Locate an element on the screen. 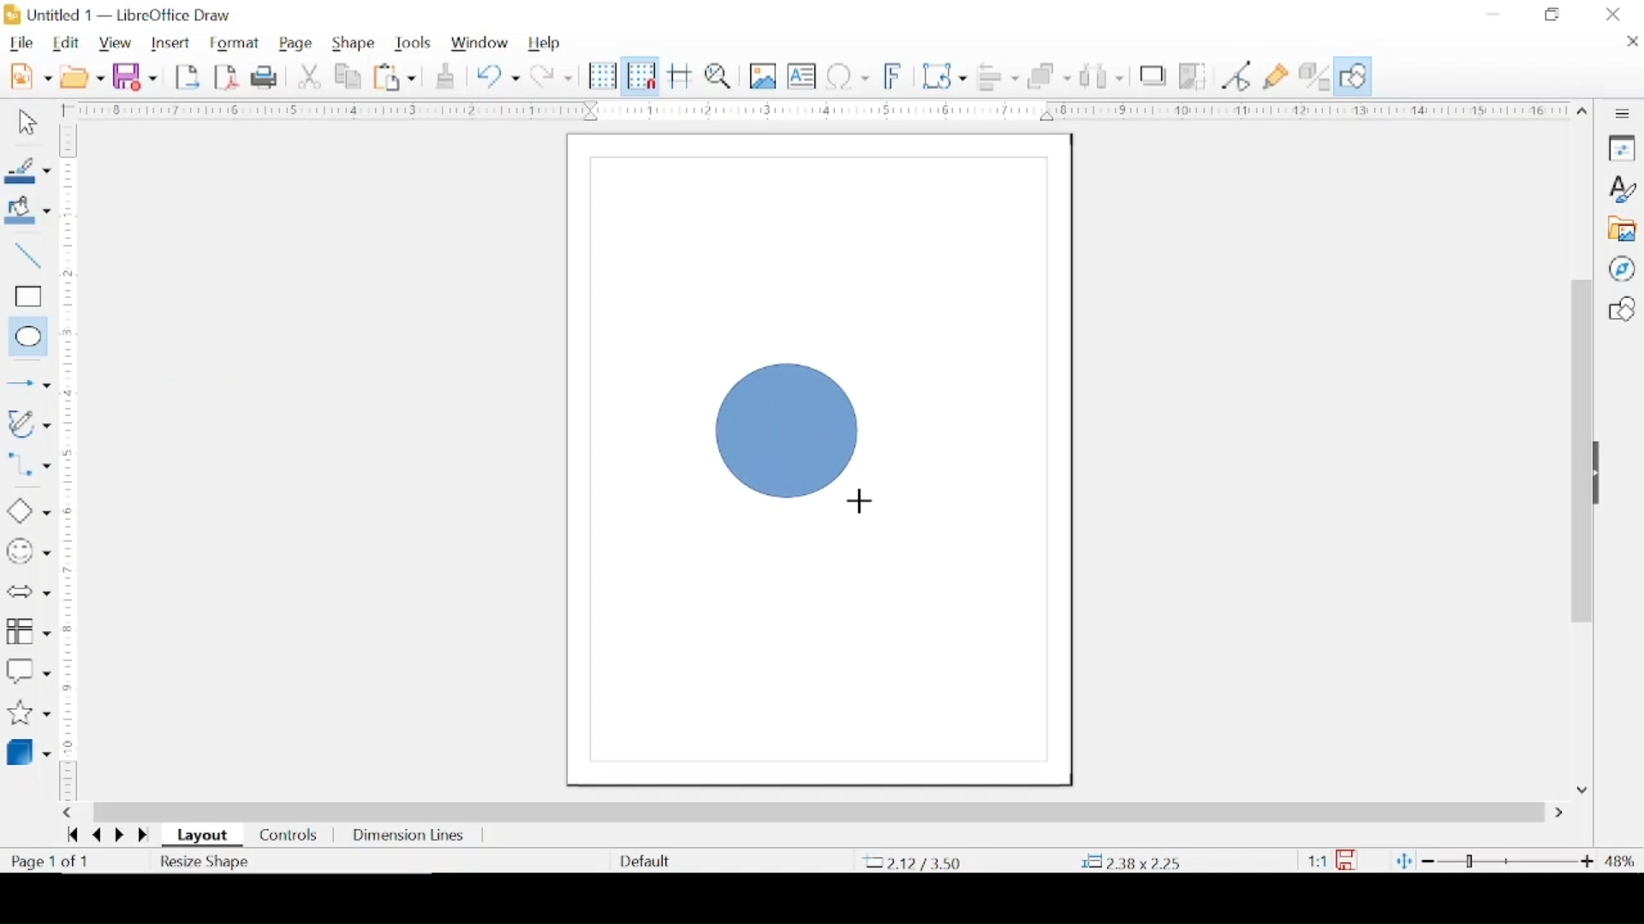 The image size is (1644, 924). crop image  is located at coordinates (1192, 76).